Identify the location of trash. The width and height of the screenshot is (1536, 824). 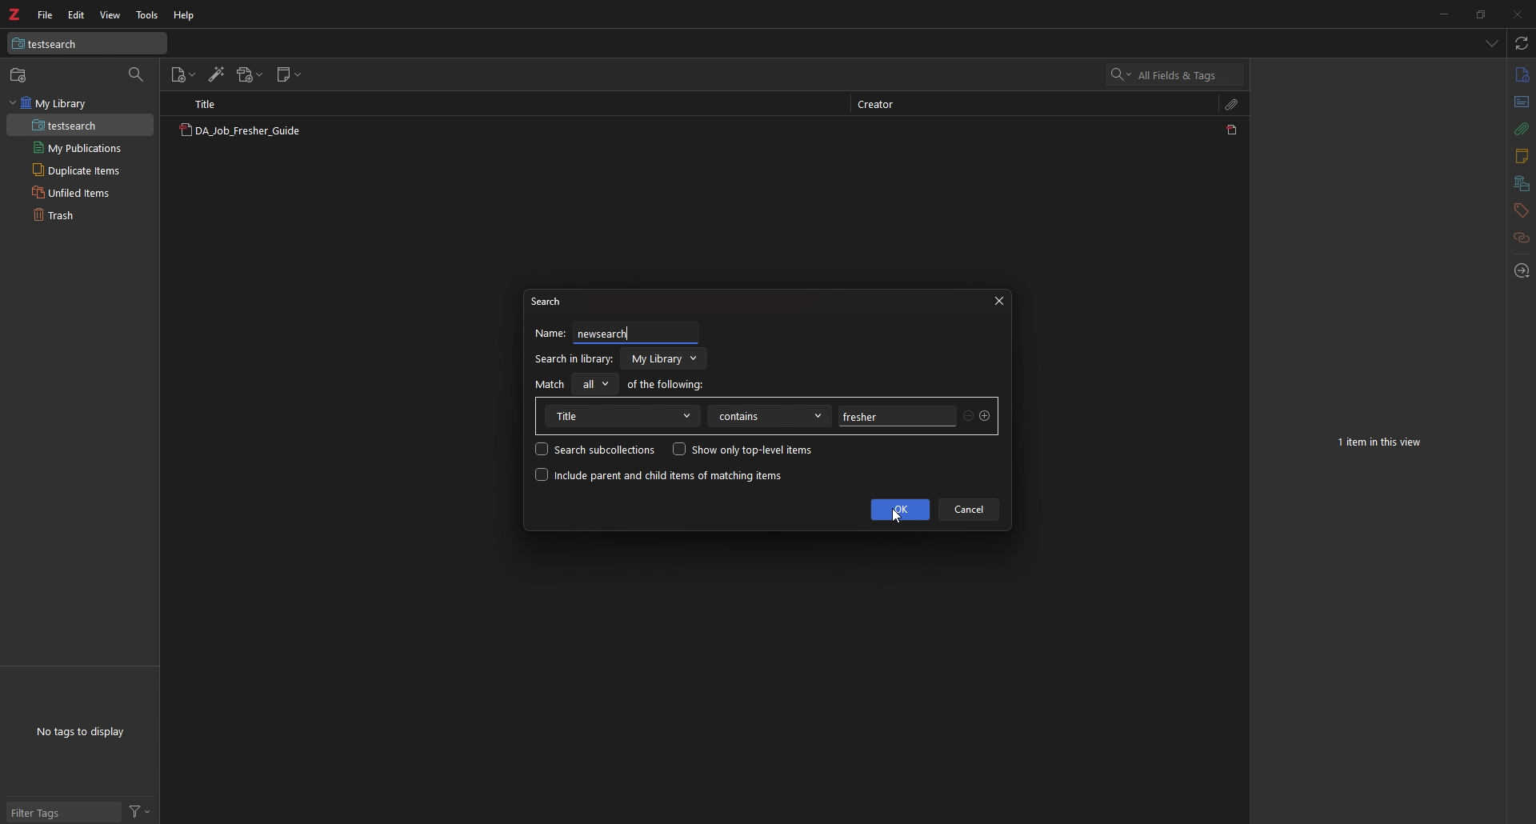
(79, 214).